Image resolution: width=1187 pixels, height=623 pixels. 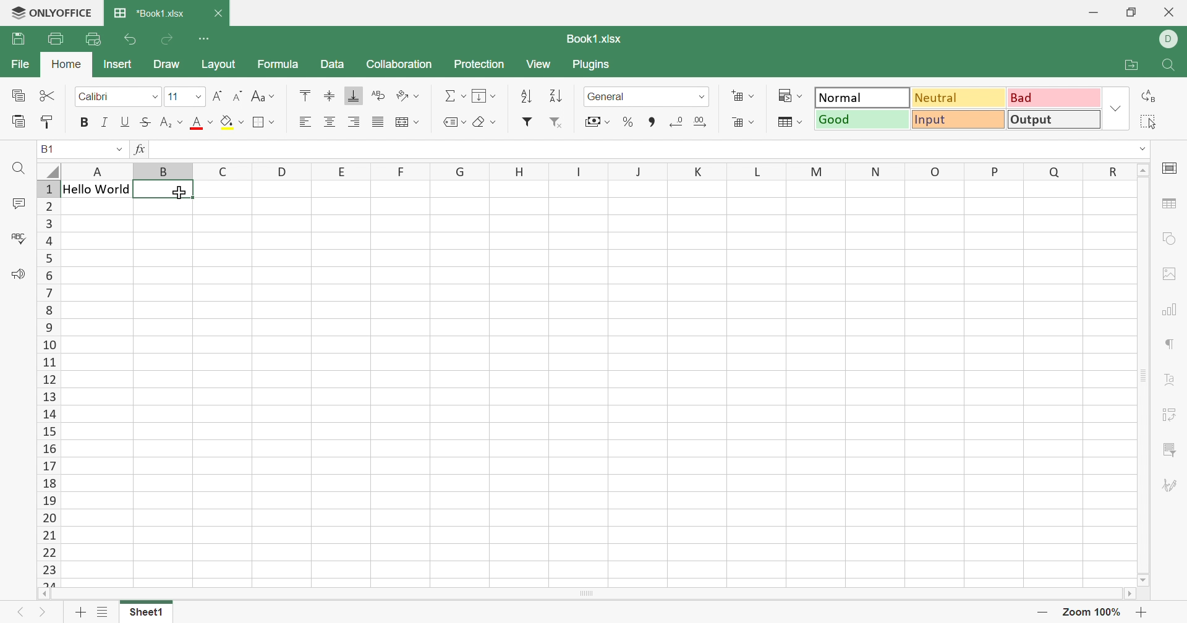 I want to click on Bad, so click(x=1052, y=98).